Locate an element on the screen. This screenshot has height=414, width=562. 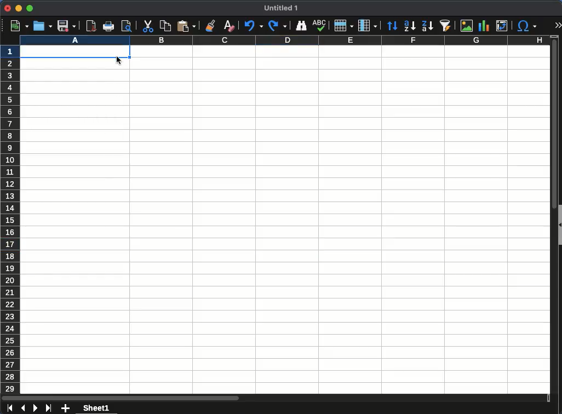
finder is located at coordinates (302, 26).